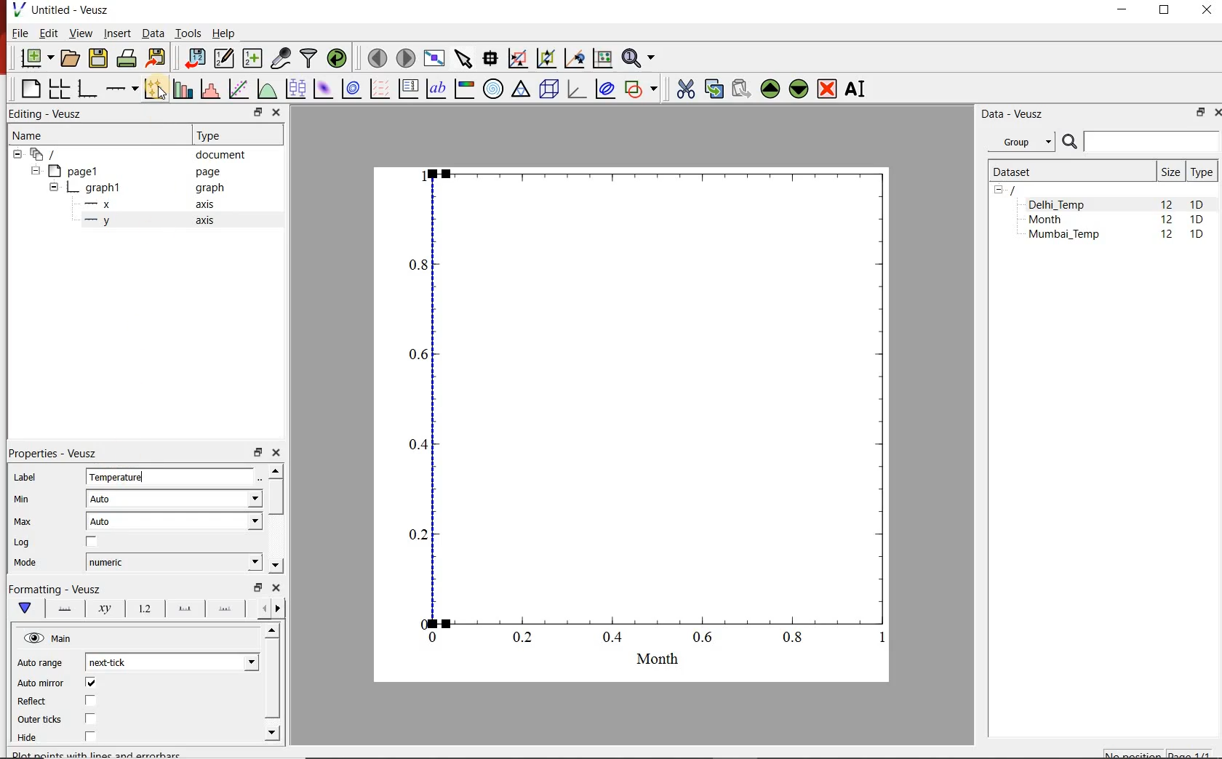 This screenshot has width=1222, height=759. I want to click on text label, so click(436, 89).